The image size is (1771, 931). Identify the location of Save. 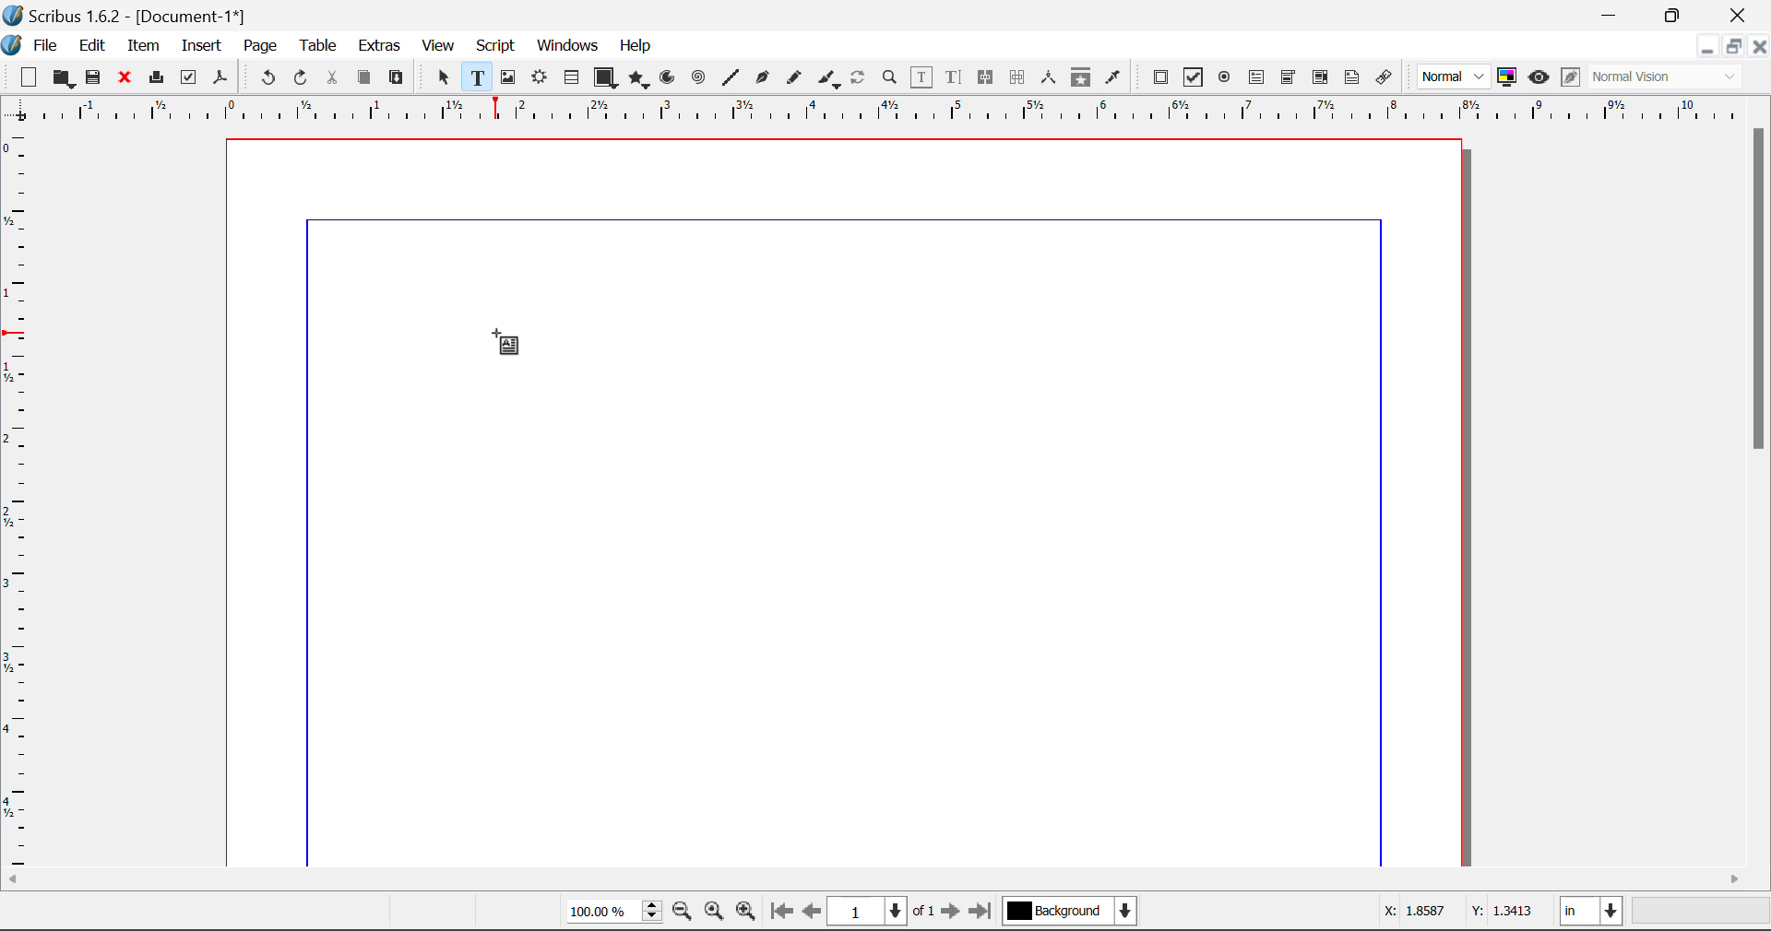
(95, 77).